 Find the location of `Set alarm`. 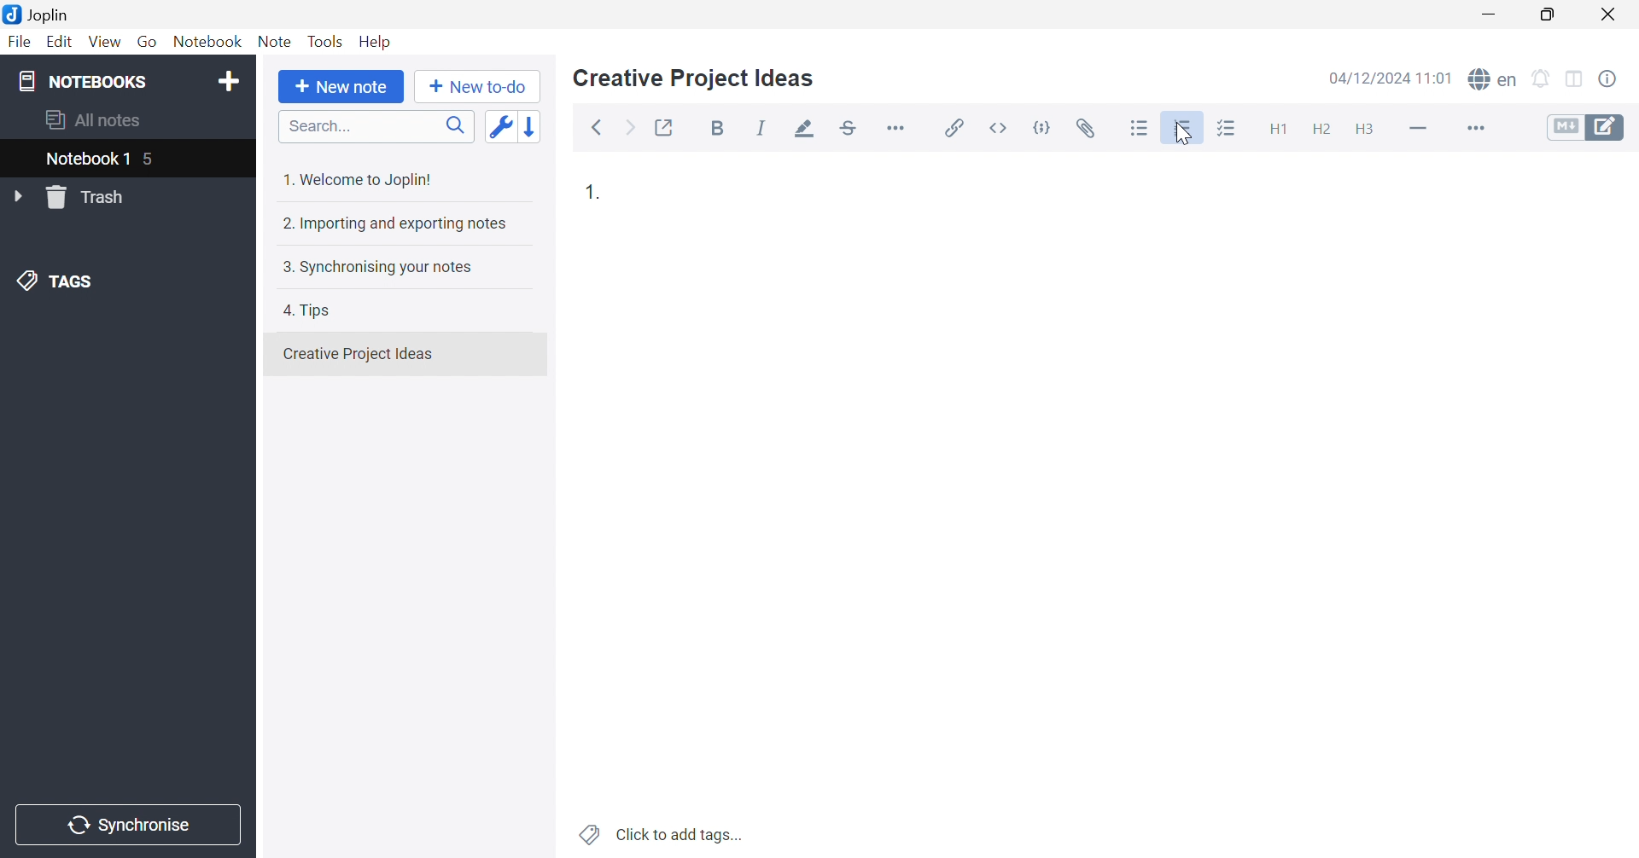

Set alarm is located at coordinates (1543, 78).